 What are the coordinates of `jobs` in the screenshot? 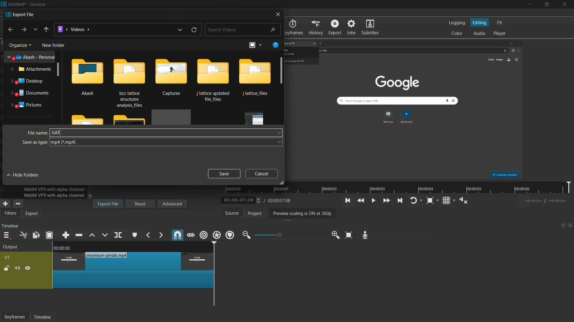 It's located at (351, 27).